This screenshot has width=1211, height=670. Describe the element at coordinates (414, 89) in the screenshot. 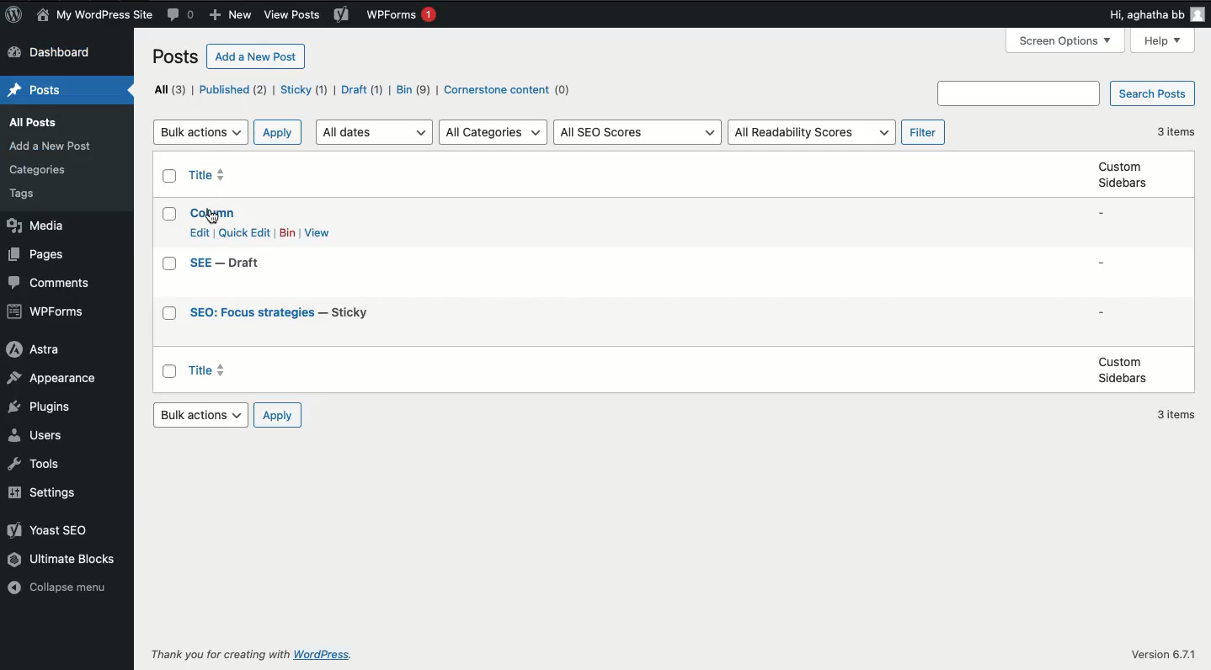

I see `Bin` at that location.